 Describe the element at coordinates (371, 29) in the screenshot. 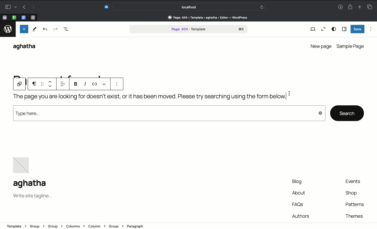

I see `Options` at that location.